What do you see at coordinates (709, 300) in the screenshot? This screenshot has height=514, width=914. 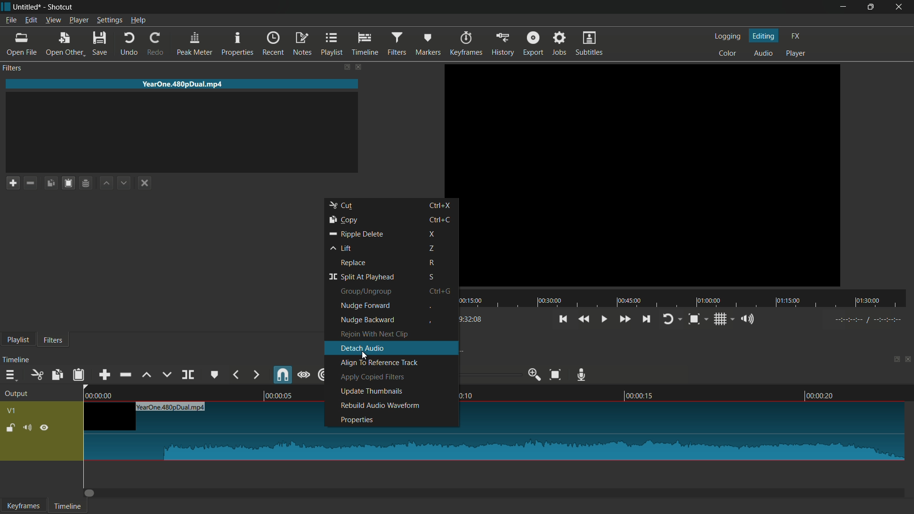 I see `01:00:00` at bounding box center [709, 300].